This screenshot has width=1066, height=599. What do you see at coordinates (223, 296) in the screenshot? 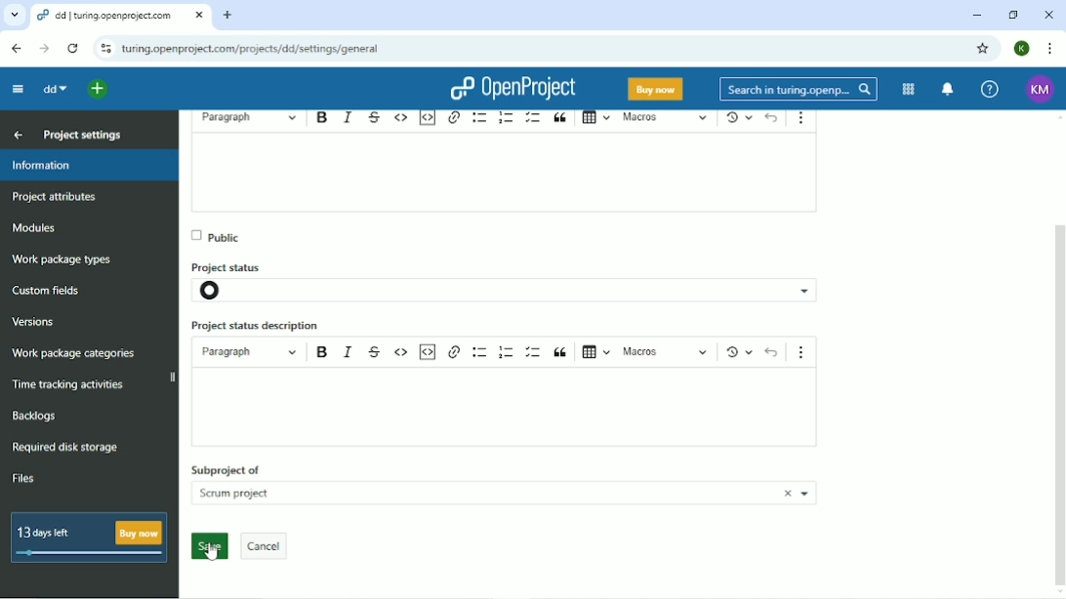
I see `project status icon- not set` at bounding box center [223, 296].